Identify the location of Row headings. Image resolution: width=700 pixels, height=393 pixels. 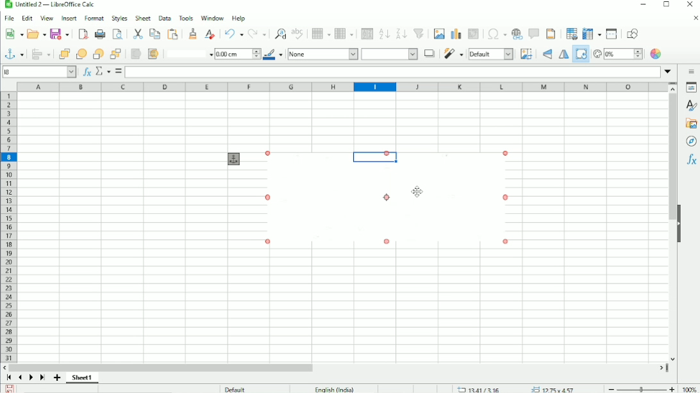
(9, 227).